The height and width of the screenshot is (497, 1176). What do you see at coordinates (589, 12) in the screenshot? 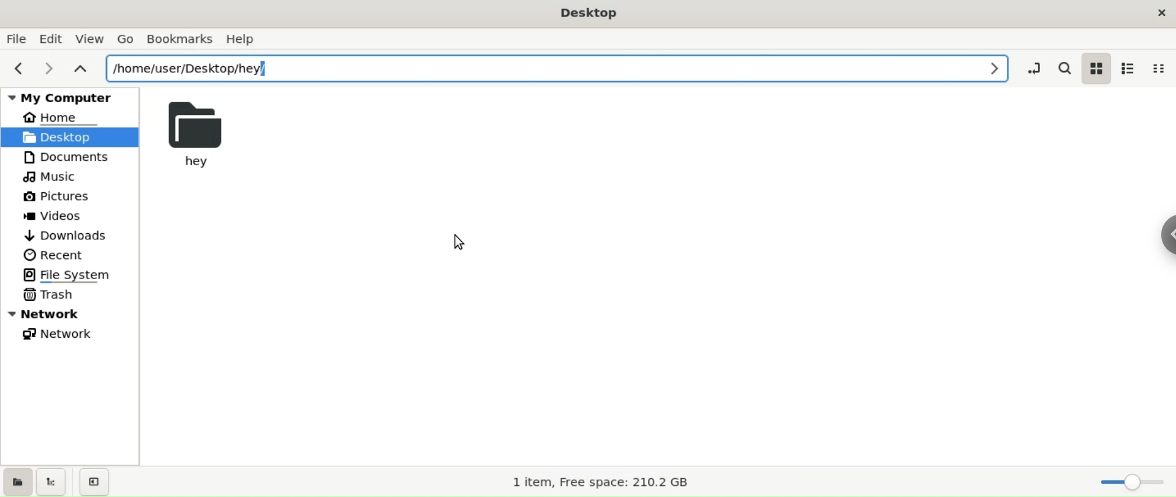
I see `desktop` at bounding box center [589, 12].